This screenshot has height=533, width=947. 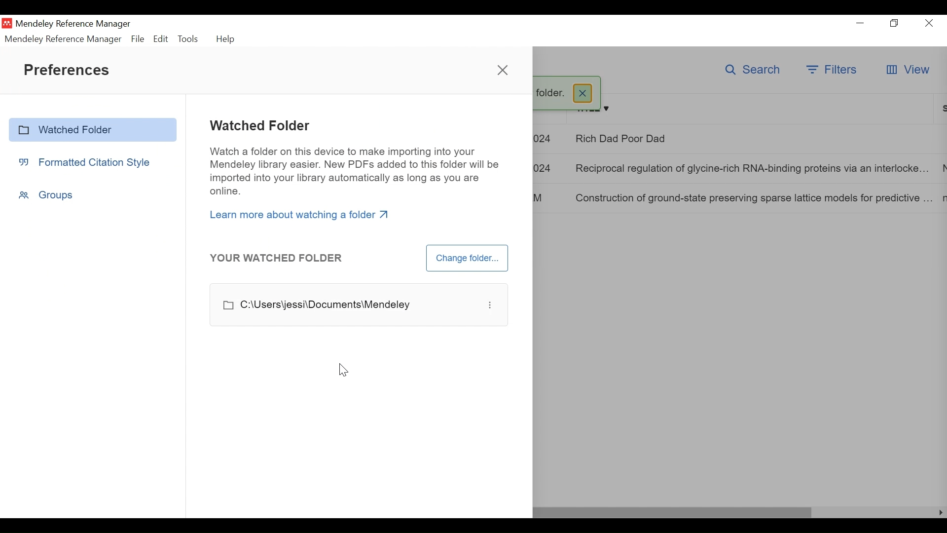 What do you see at coordinates (259, 125) in the screenshot?
I see `Watched Folder` at bounding box center [259, 125].